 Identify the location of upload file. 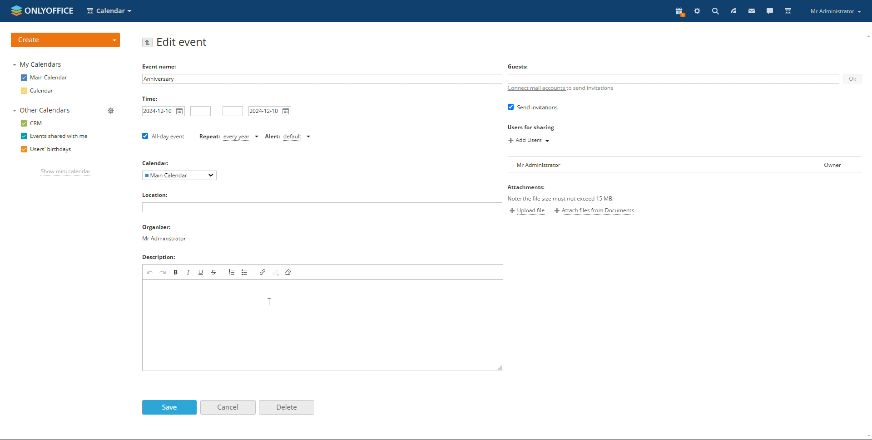
(529, 210).